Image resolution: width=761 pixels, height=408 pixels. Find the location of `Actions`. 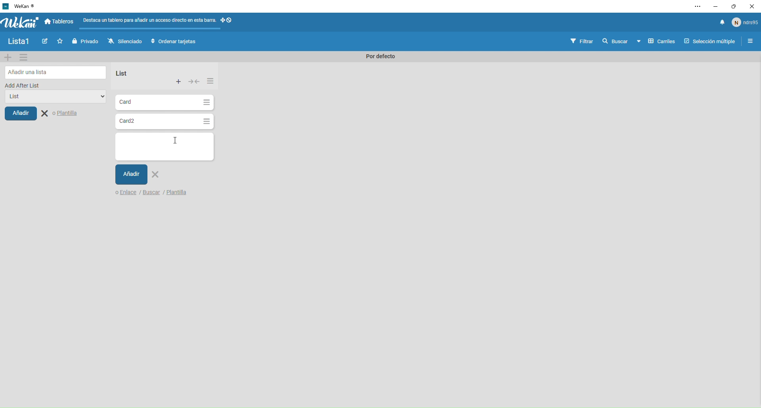

Actions is located at coordinates (228, 23).